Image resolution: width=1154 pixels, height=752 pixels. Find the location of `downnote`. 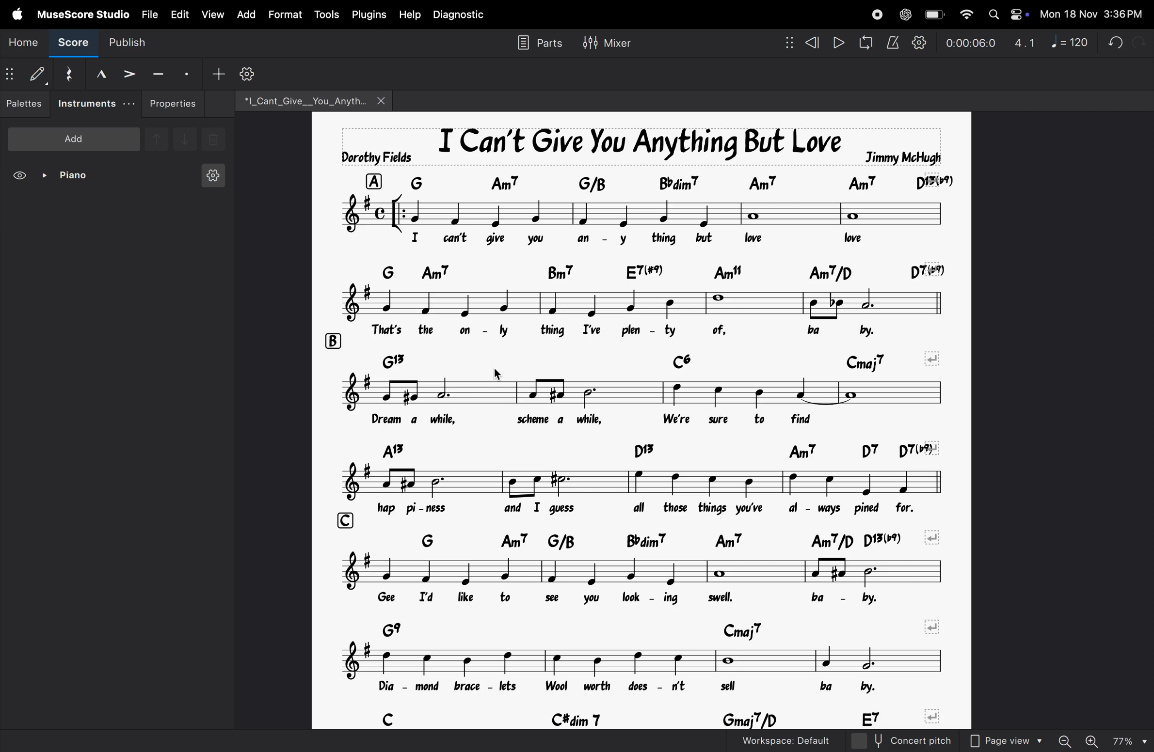

downnote is located at coordinates (183, 138).